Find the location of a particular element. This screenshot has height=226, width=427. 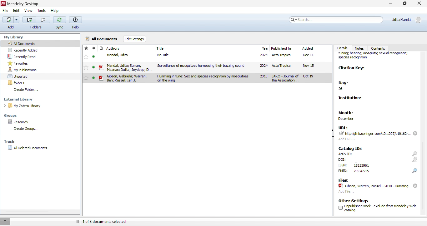

text is located at coordinates (343, 171).